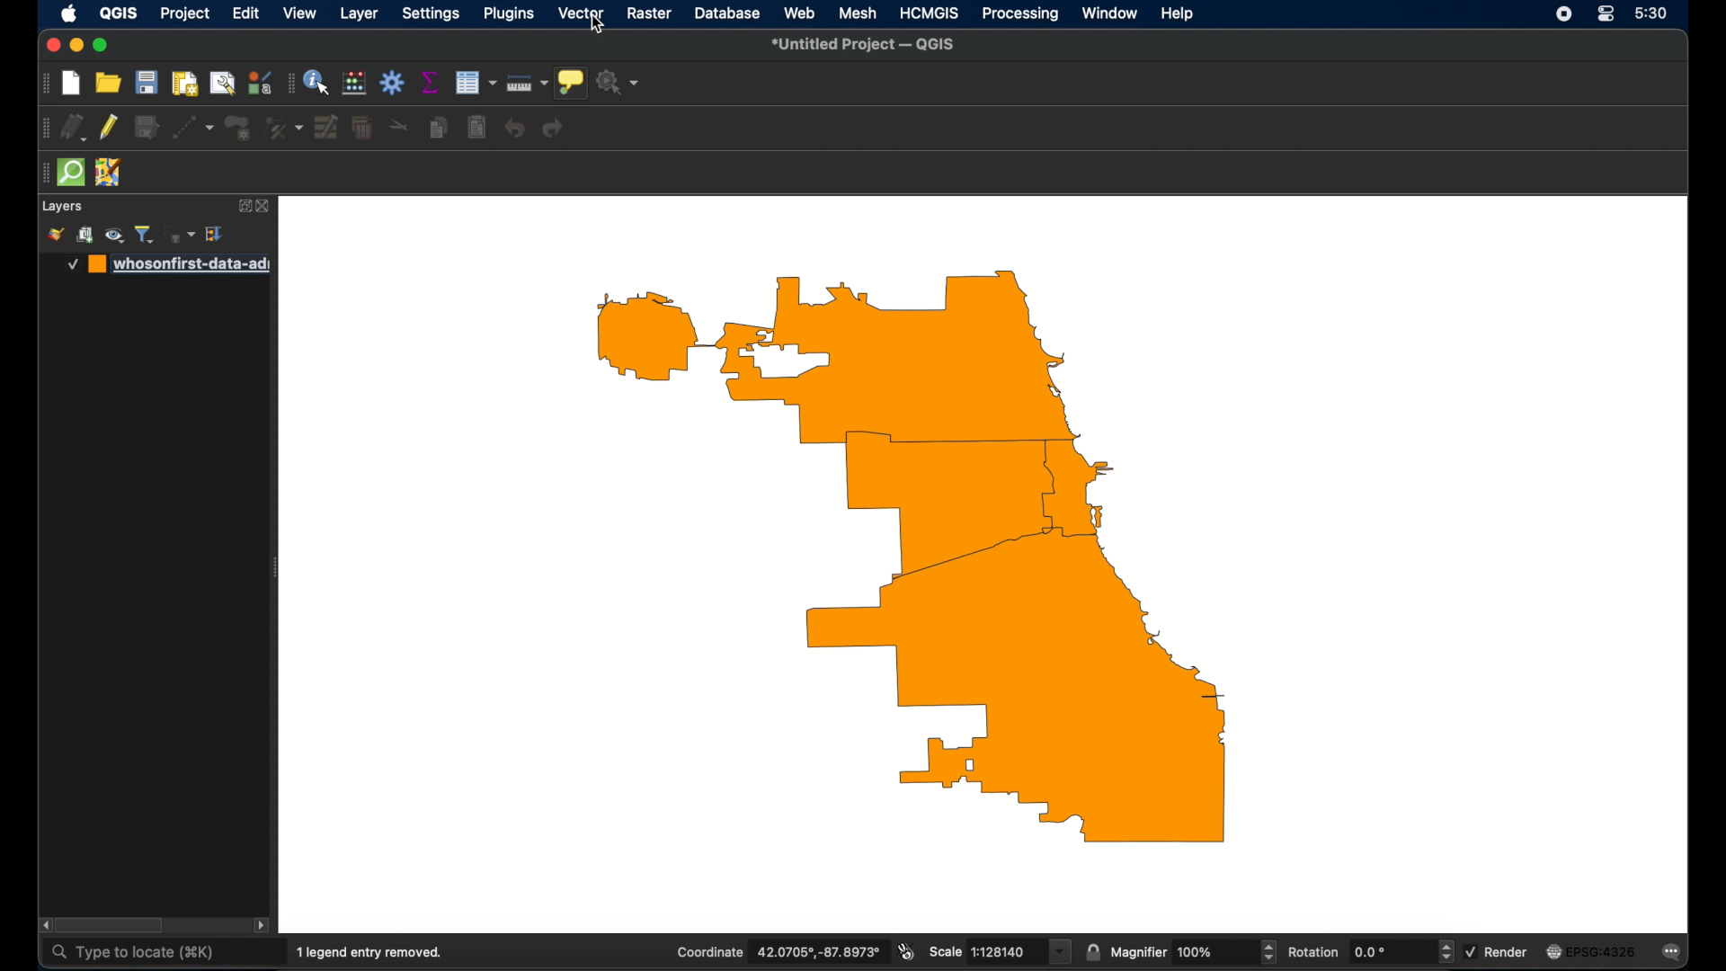  What do you see at coordinates (582, 13) in the screenshot?
I see `vector` at bounding box center [582, 13].